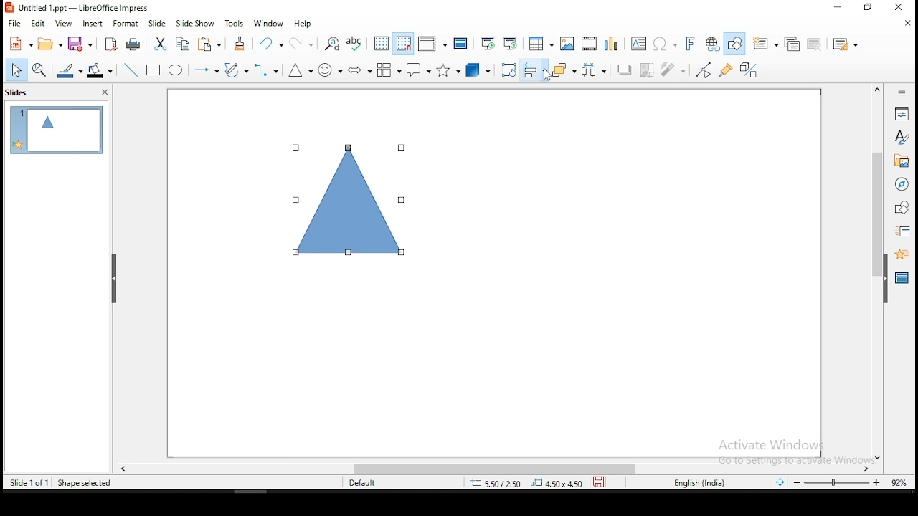  I want to click on block arrows, so click(359, 69).